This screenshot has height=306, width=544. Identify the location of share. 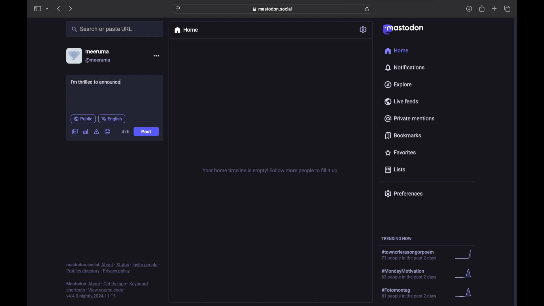
(482, 8).